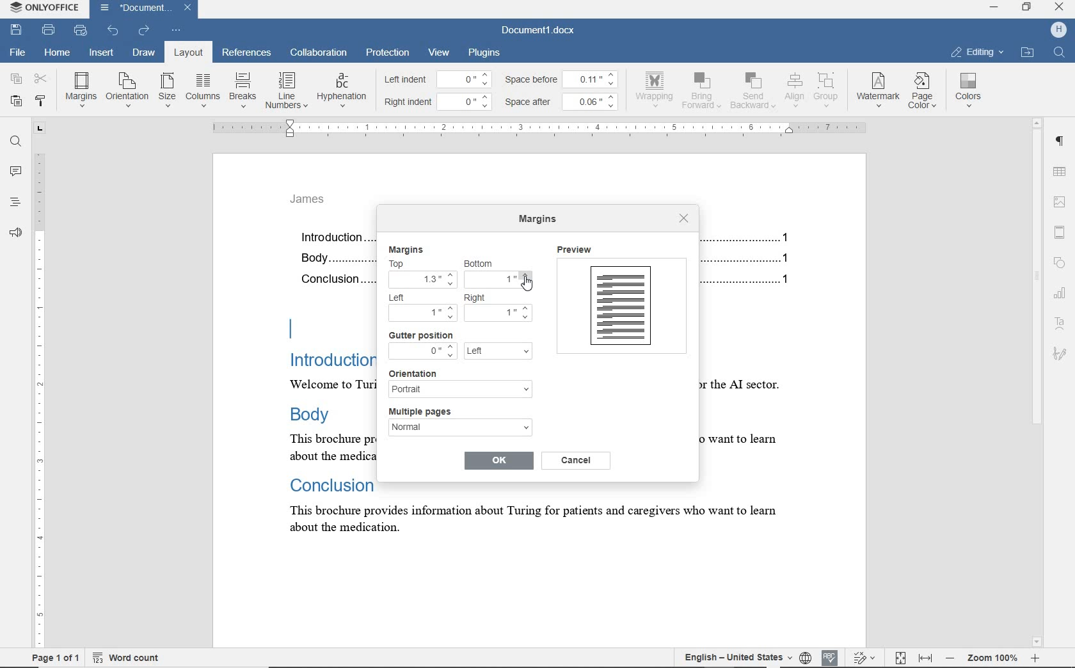 Image resolution: width=1075 pixels, height=668 pixels. I want to click on text, so click(320, 393).